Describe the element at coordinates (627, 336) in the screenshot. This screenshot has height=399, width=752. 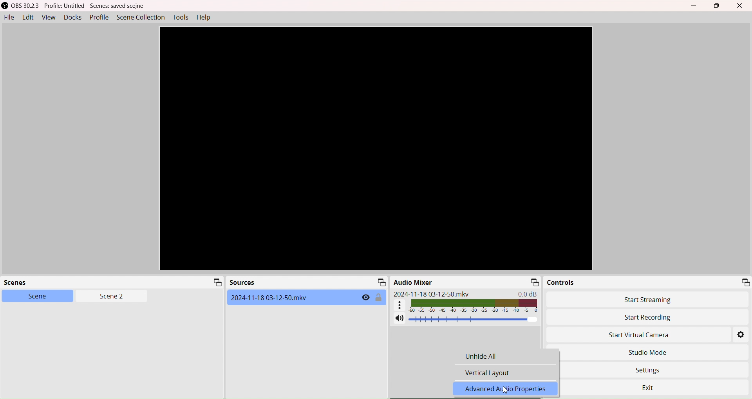
I see `Start Virtual Camera` at that location.